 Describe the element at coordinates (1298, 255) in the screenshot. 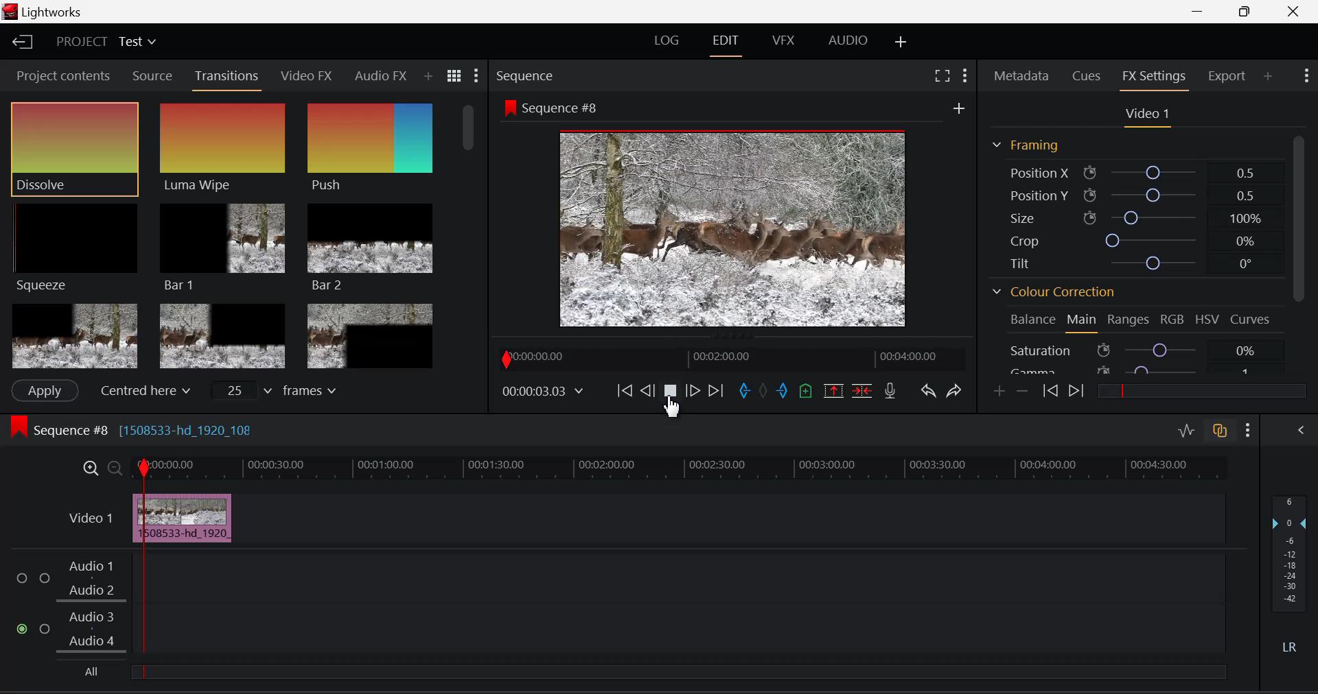

I see `Scroll Bar` at that location.